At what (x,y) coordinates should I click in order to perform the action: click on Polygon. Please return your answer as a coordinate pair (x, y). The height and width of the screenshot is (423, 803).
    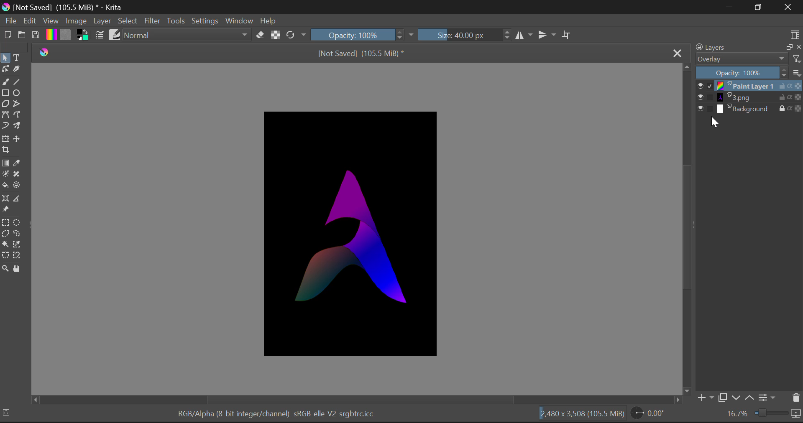
    Looking at the image, I should click on (6, 104).